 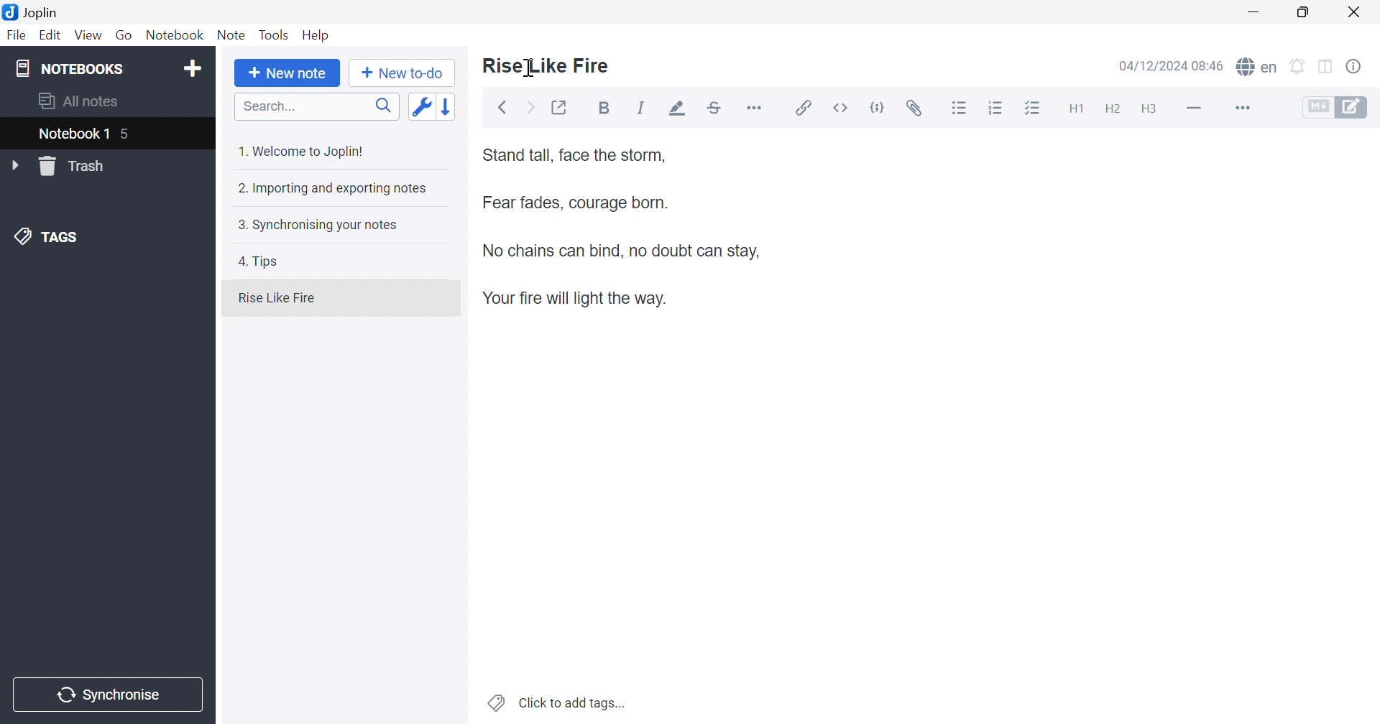 What do you see at coordinates (318, 107) in the screenshot?
I see `Search` at bounding box center [318, 107].